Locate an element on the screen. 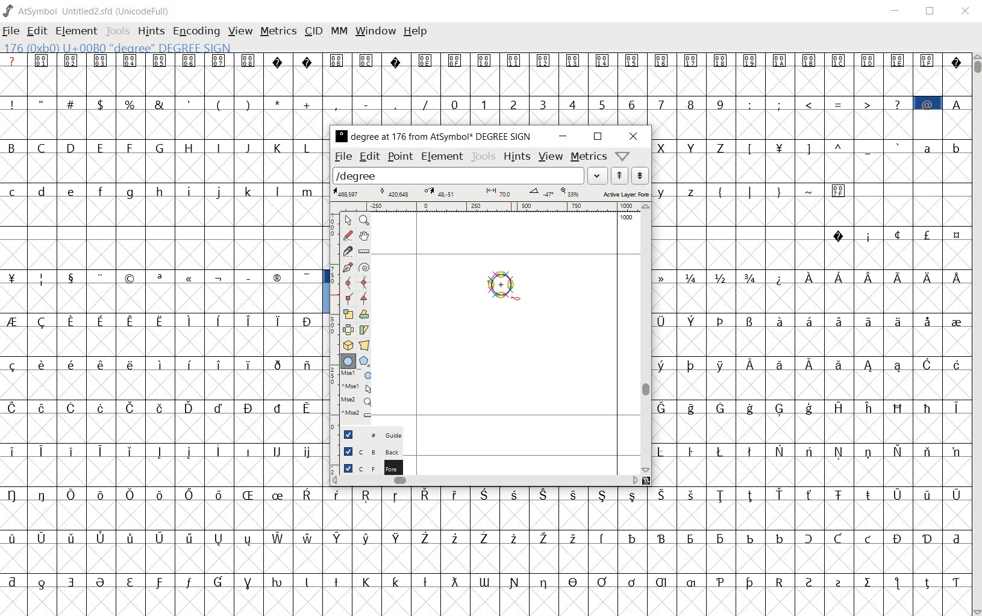  small letters a b is located at coordinates (942, 147).